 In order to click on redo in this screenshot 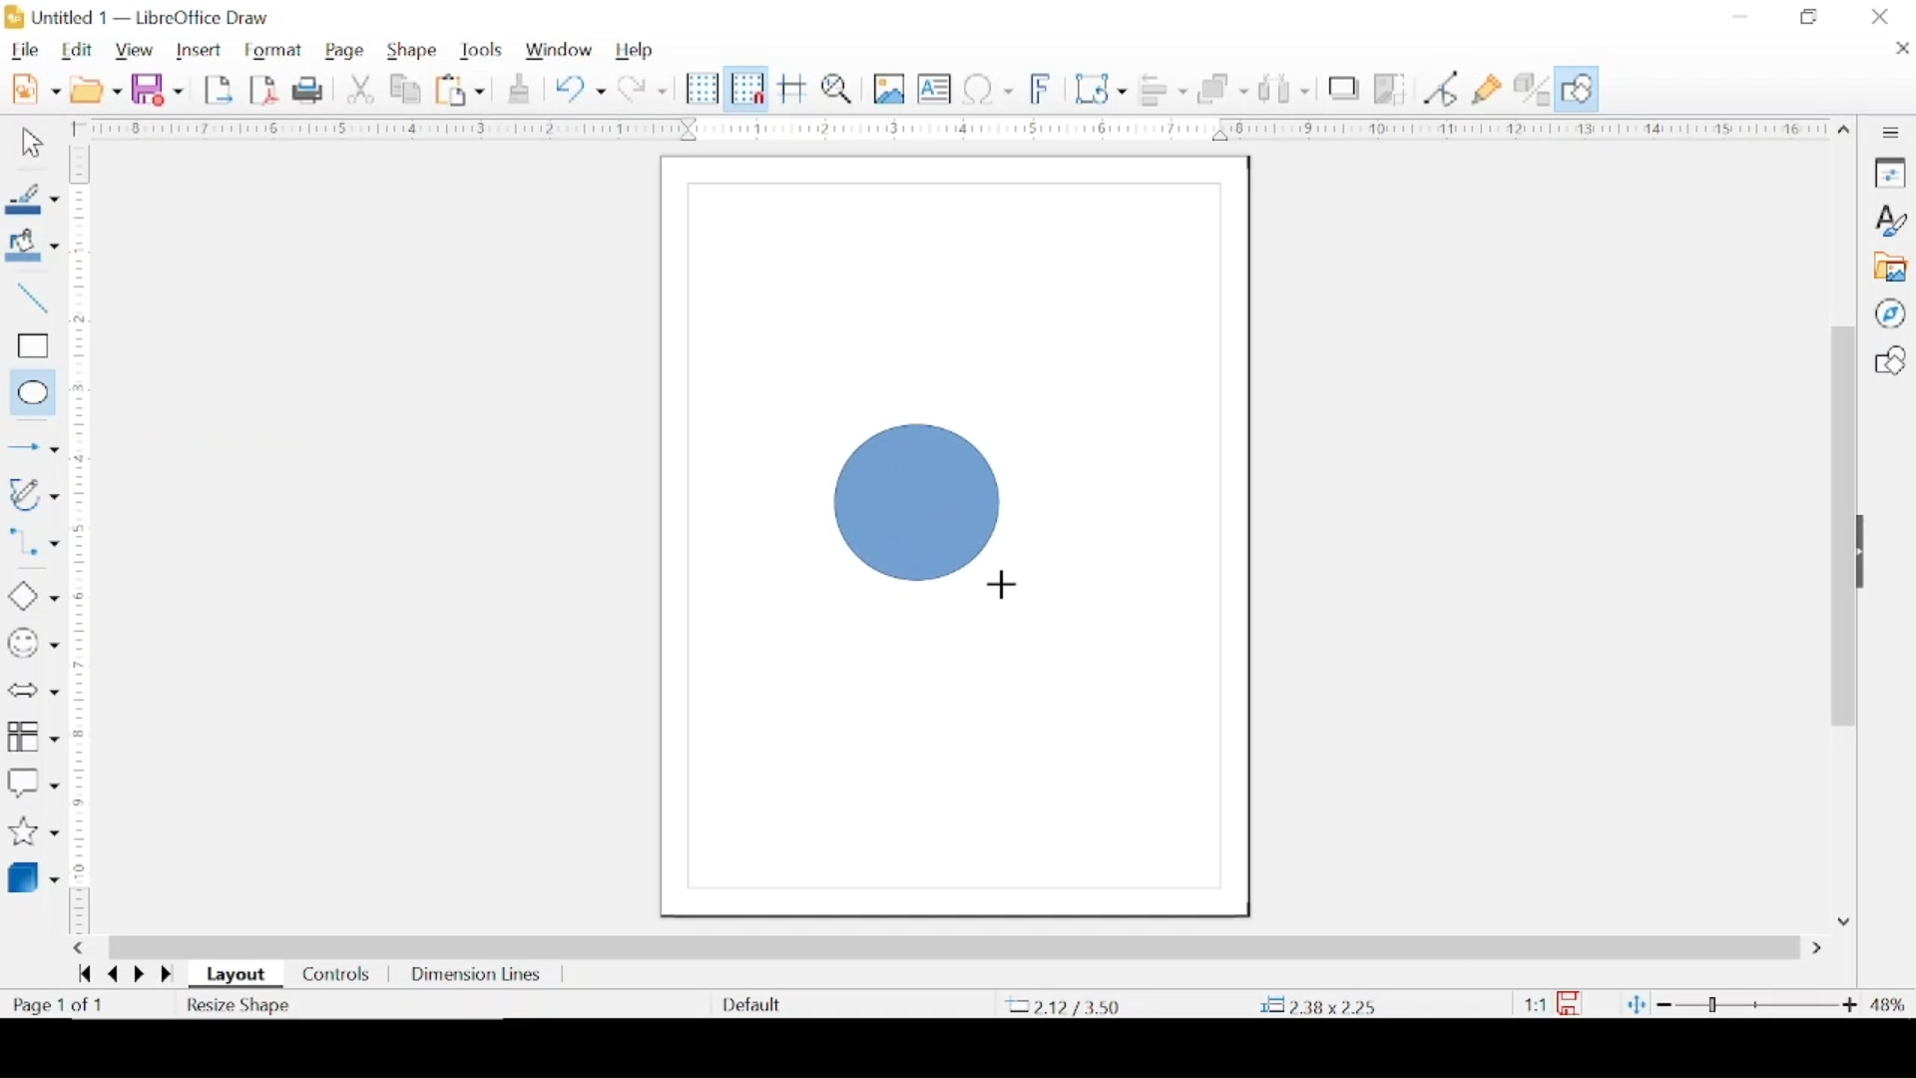, I will do `click(644, 89)`.